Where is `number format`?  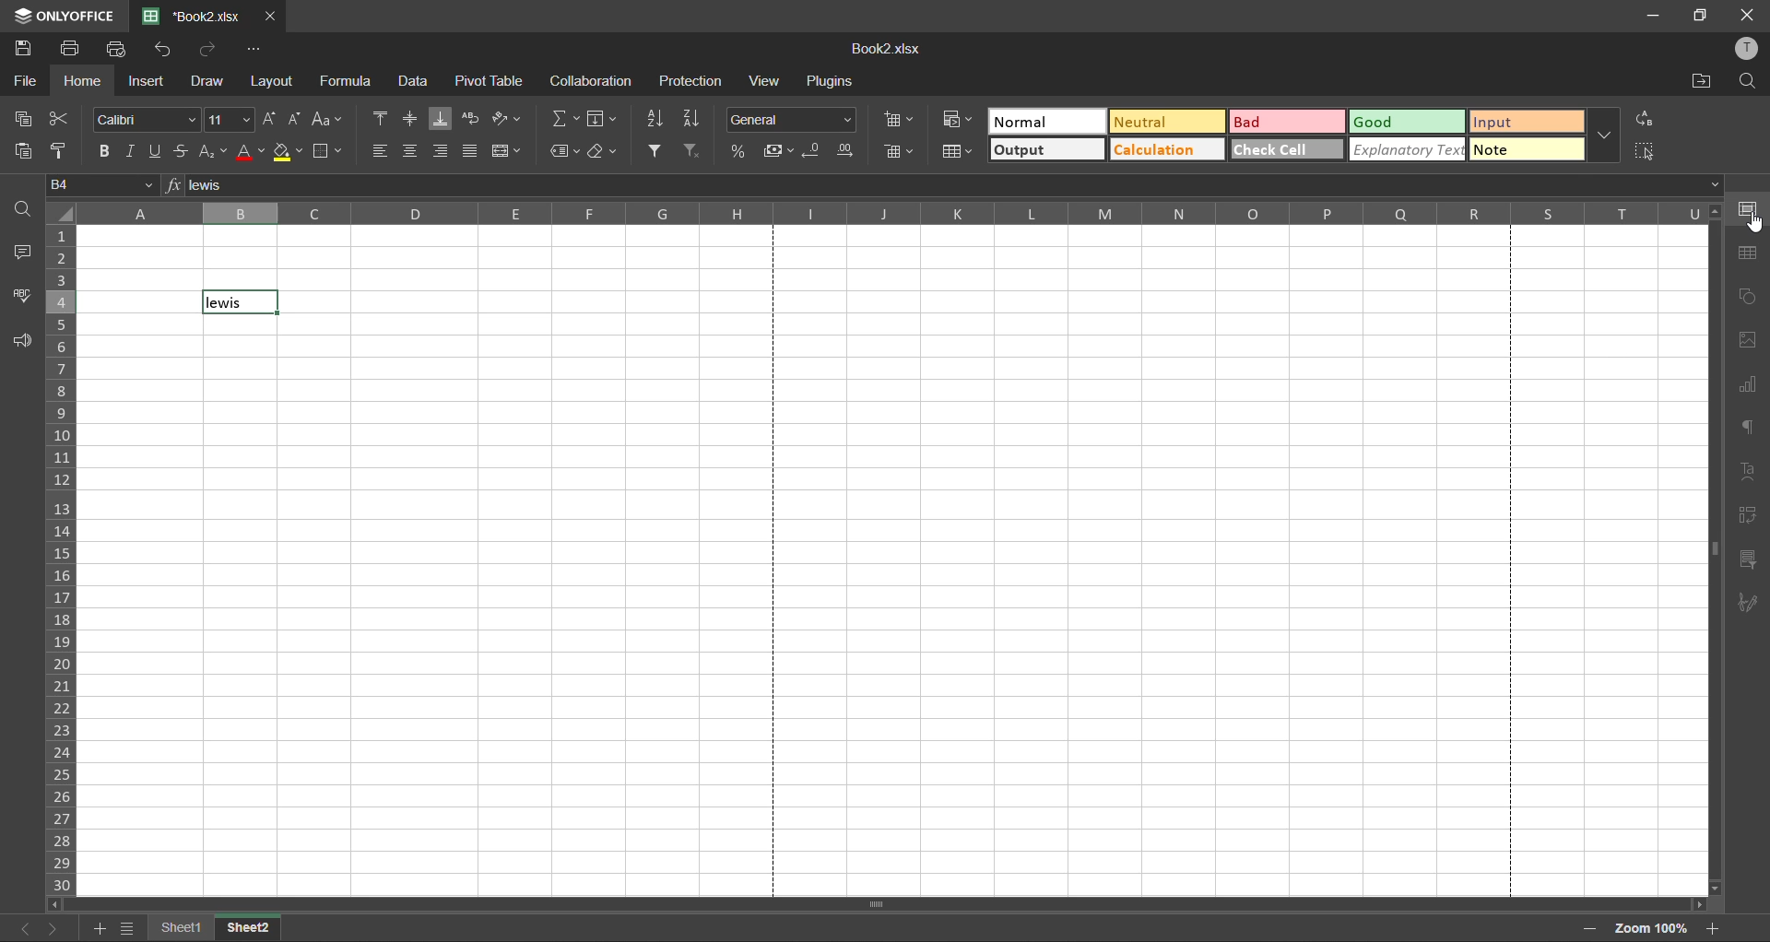
number format is located at coordinates (794, 120).